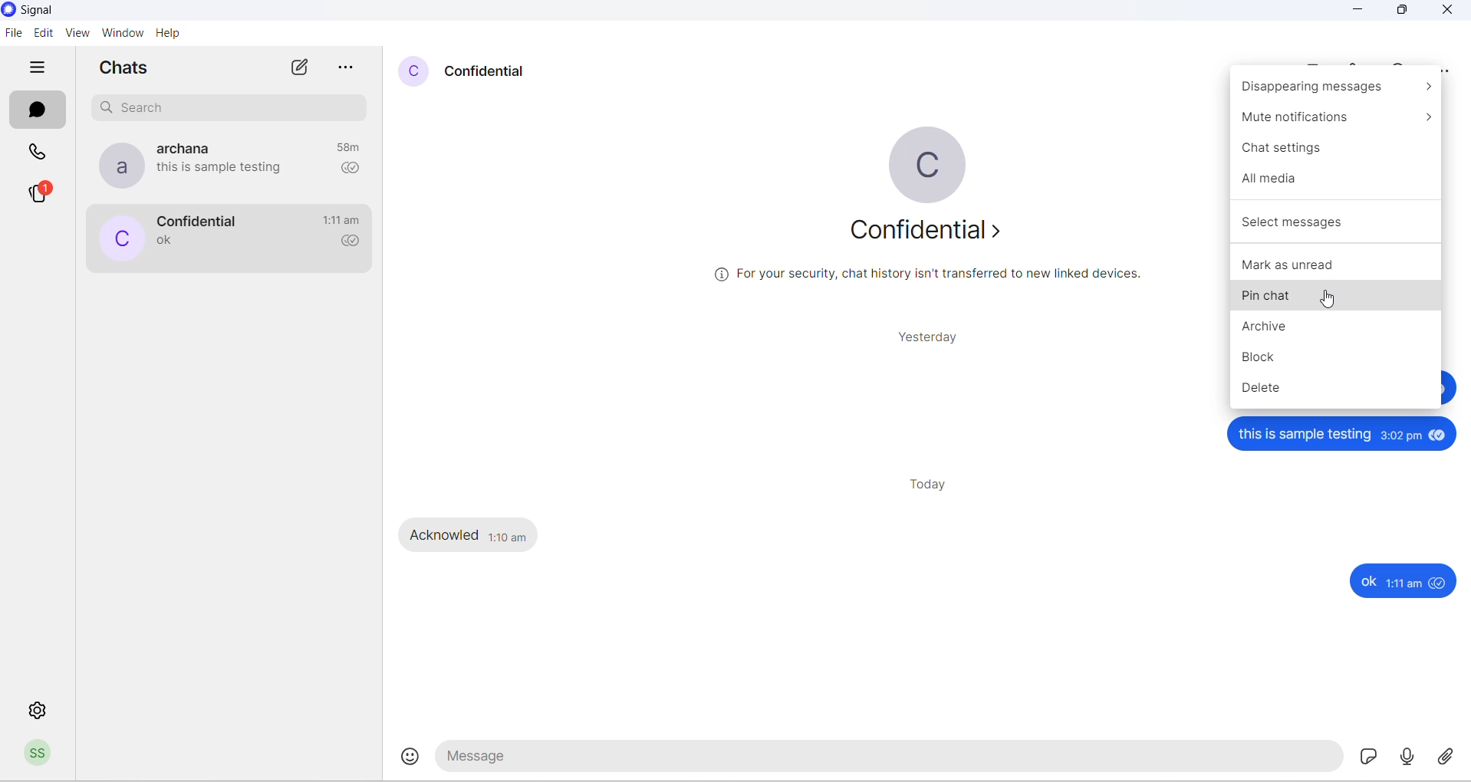 The height and width of the screenshot is (782, 1471). Describe the element at coordinates (202, 219) in the screenshot. I see `contact name` at that location.